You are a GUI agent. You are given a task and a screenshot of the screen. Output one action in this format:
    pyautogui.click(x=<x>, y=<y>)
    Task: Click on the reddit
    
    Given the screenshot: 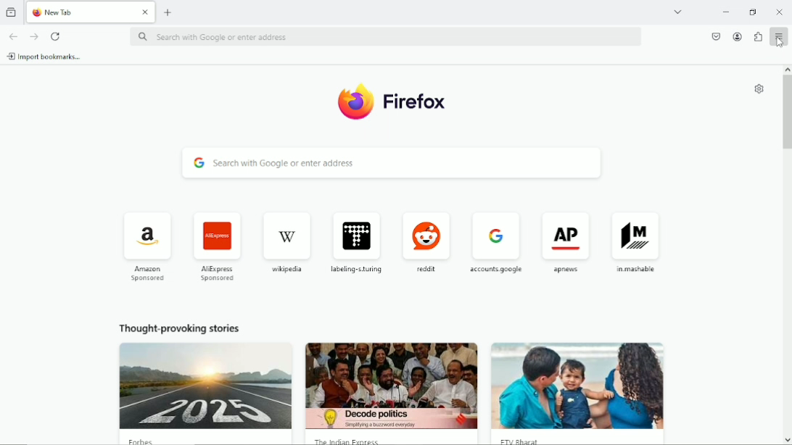 What is the action you would take?
    pyautogui.click(x=426, y=241)
    